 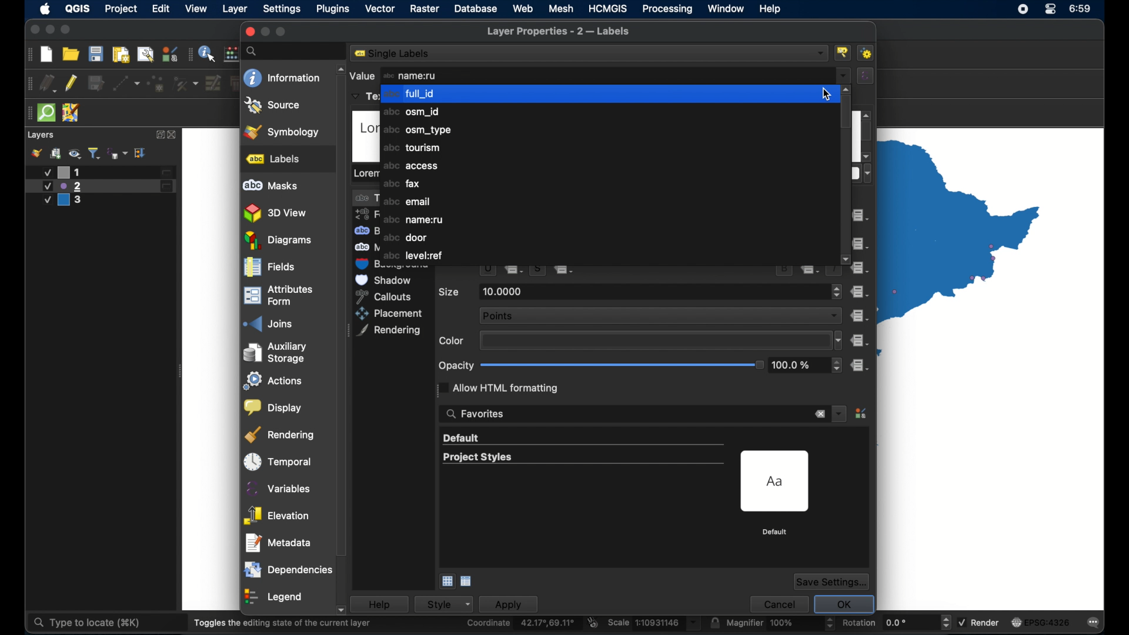 I want to click on data define d override, so click(x=516, y=271).